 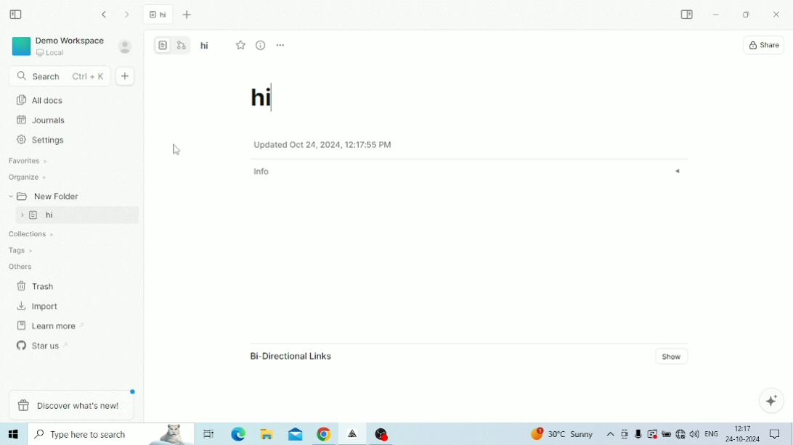 What do you see at coordinates (40, 286) in the screenshot?
I see `Trash` at bounding box center [40, 286].